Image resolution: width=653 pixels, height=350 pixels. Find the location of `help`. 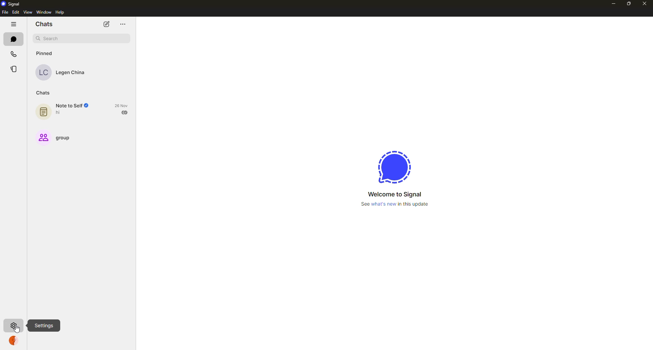

help is located at coordinates (60, 12).